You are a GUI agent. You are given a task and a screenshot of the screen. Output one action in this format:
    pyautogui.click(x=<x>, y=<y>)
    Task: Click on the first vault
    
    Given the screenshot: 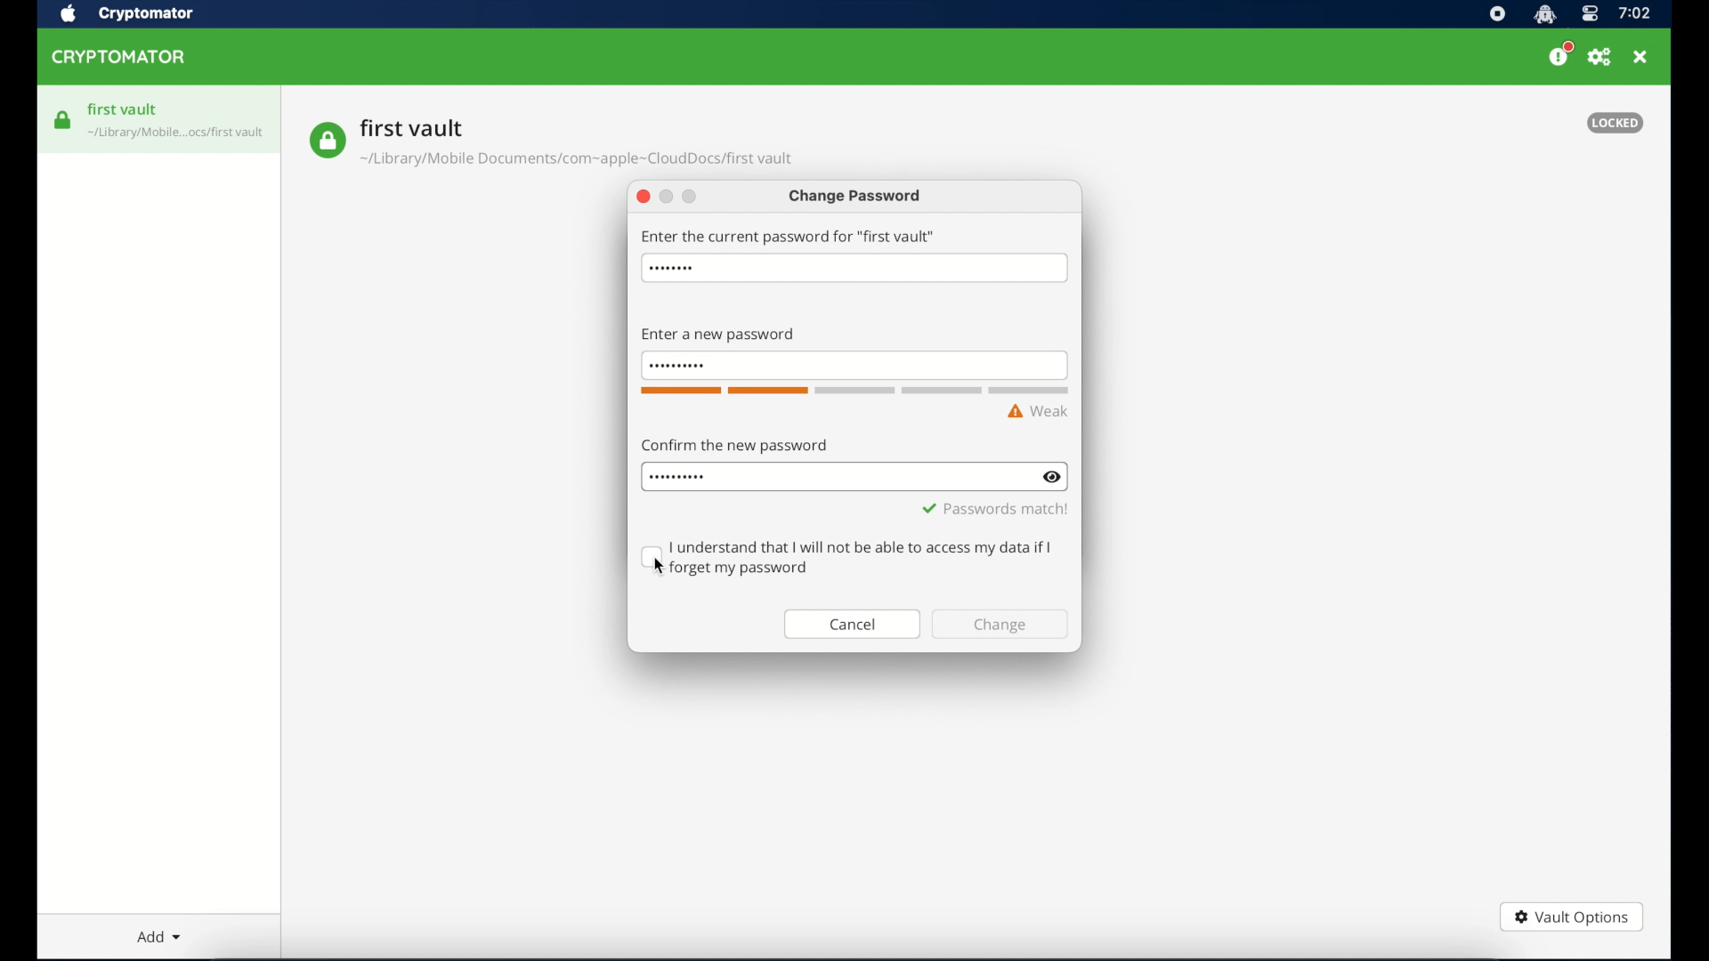 What is the action you would take?
    pyautogui.click(x=124, y=109)
    